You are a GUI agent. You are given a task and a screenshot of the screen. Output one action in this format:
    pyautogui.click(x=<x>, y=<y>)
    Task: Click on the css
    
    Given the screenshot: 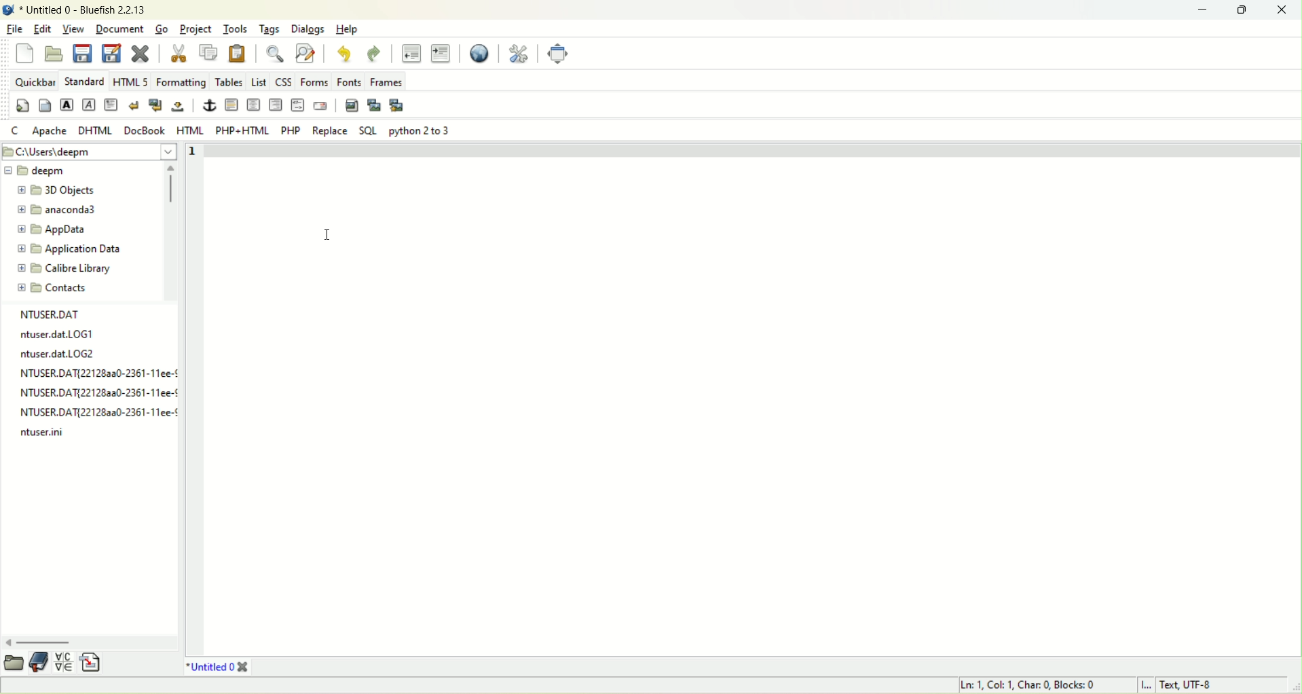 What is the action you would take?
    pyautogui.click(x=284, y=81)
    